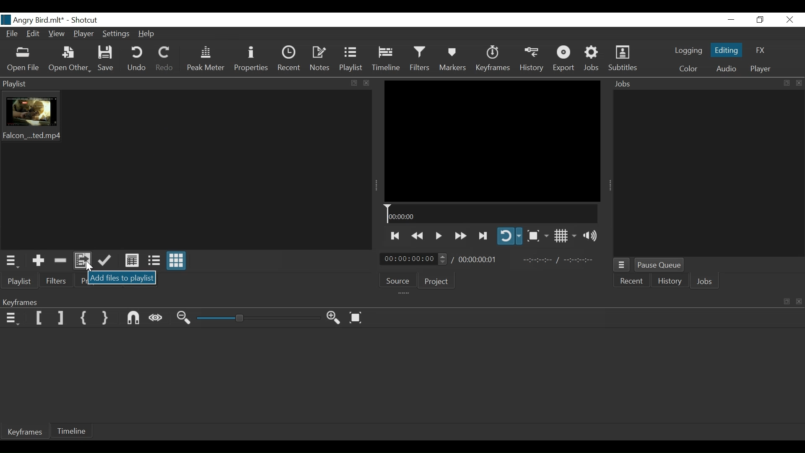 The height and width of the screenshot is (453, 805). Describe the element at coordinates (55, 280) in the screenshot. I see `Filter` at that location.